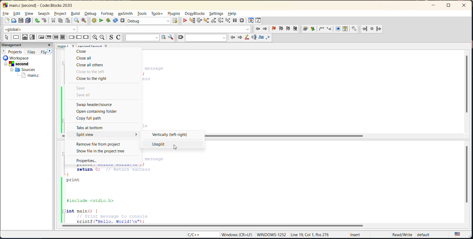 Image resolution: width=473 pixels, height=239 pixels. What do you see at coordinates (180, 37) in the screenshot?
I see `clear` at bounding box center [180, 37].